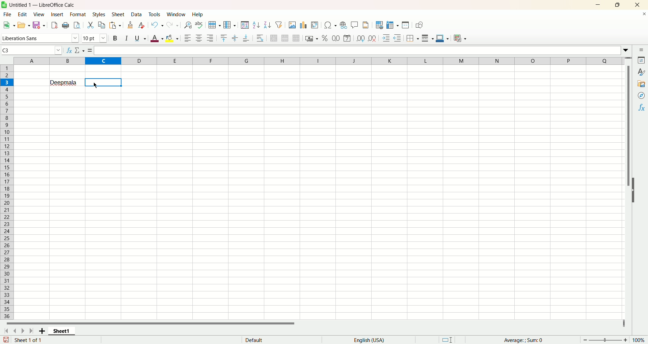  What do you see at coordinates (172, 38) in the screenshot?
I see `Background color` at bounding box center [172, 38].